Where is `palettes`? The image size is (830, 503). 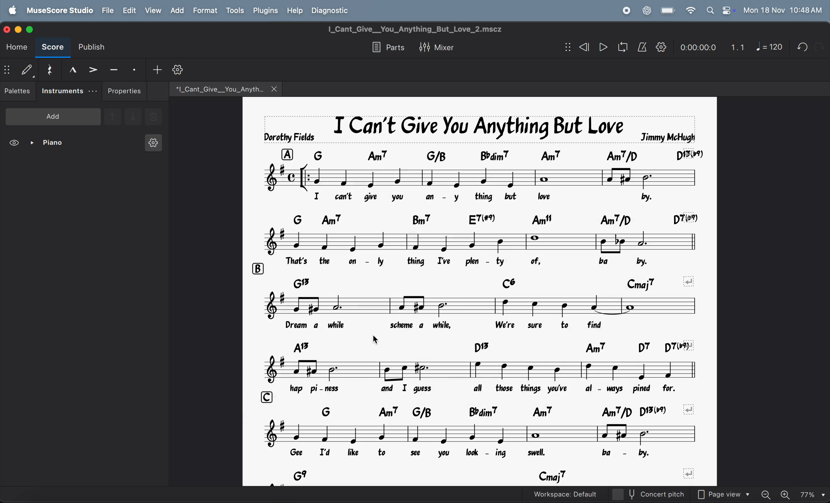
palettes is located at coordinates (18, 92).